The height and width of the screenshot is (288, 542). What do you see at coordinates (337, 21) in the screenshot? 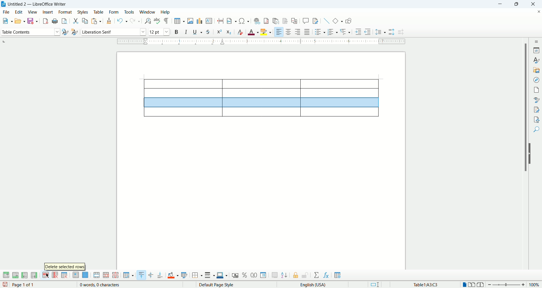
I see `basic function` at bounding box center [337, 21].